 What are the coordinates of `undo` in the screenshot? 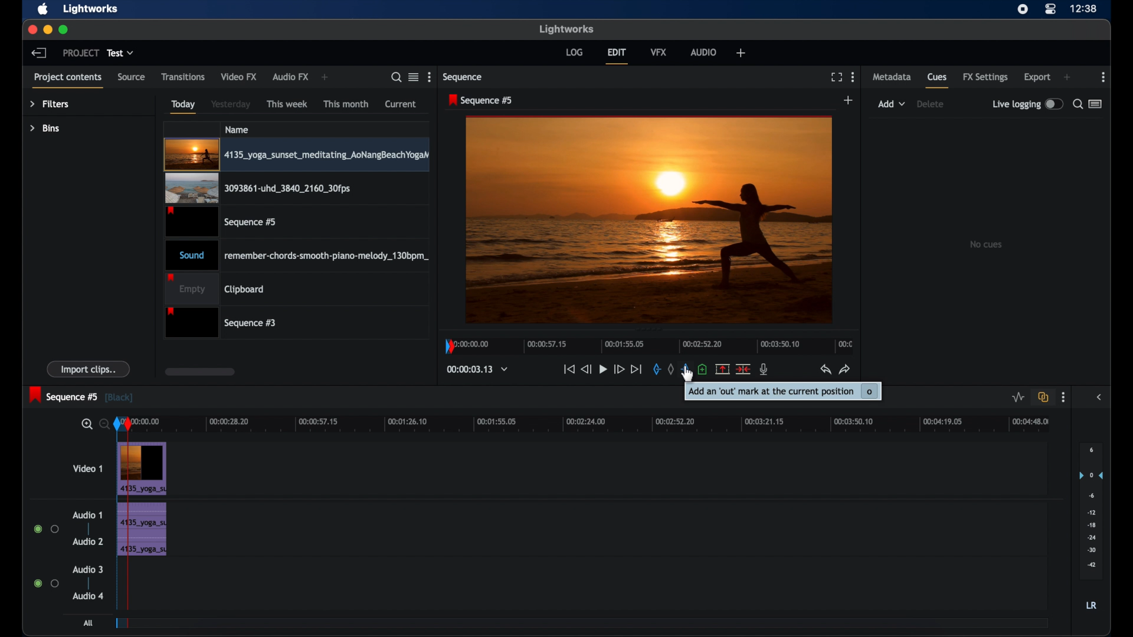 It's located at (826, 370).